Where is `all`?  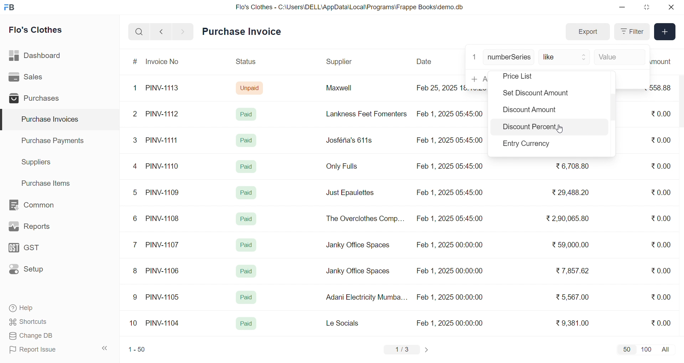
all is located at coordinates (667, 349).